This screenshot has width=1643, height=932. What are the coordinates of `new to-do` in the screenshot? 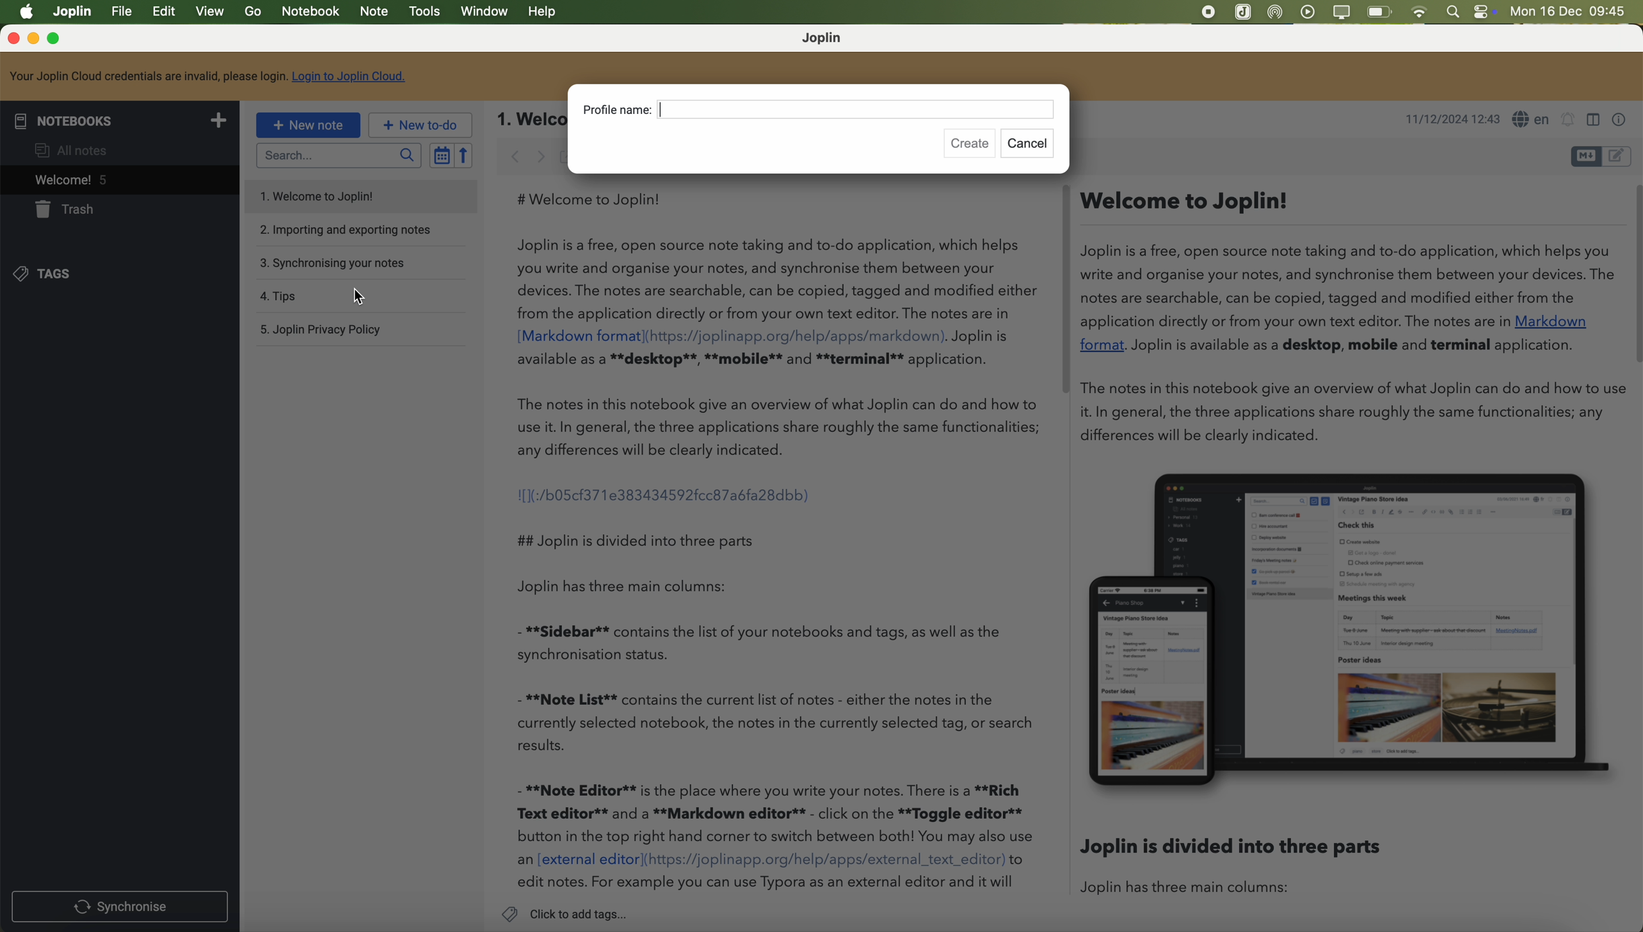 It's located at (419, 125).